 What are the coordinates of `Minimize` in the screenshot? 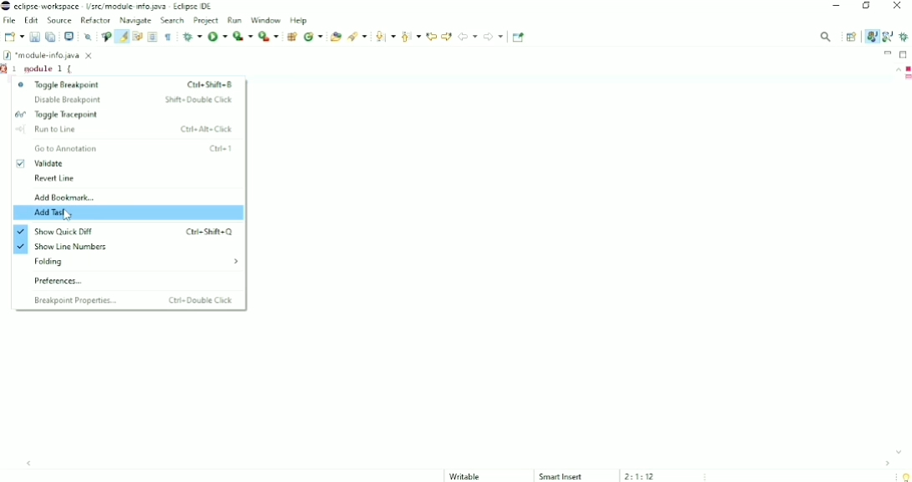 It's located at (888, 53).